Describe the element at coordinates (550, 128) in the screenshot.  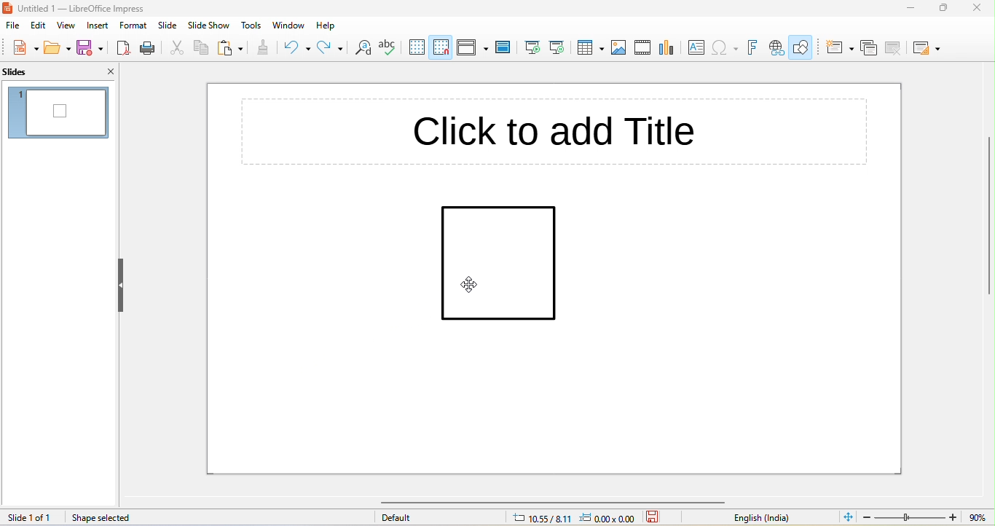
I see `click to add title` at that location.